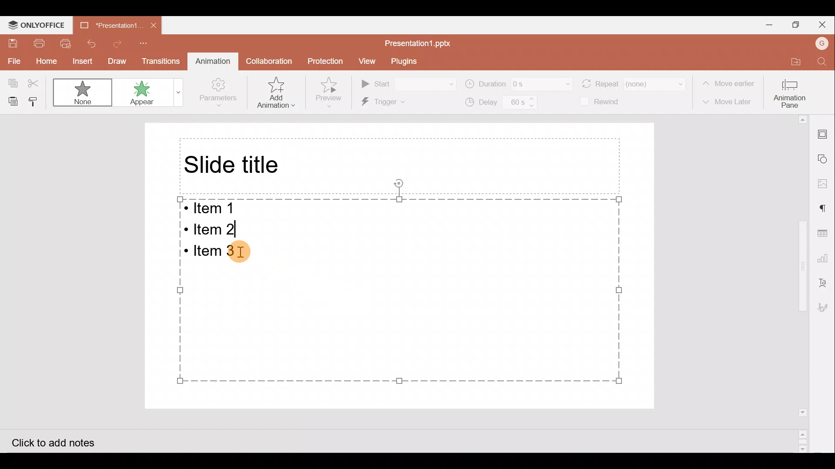 The image size is (835, 469). Describe the element at coordinates (234, 165) in the screenshot. I see `Slide title` at that location.